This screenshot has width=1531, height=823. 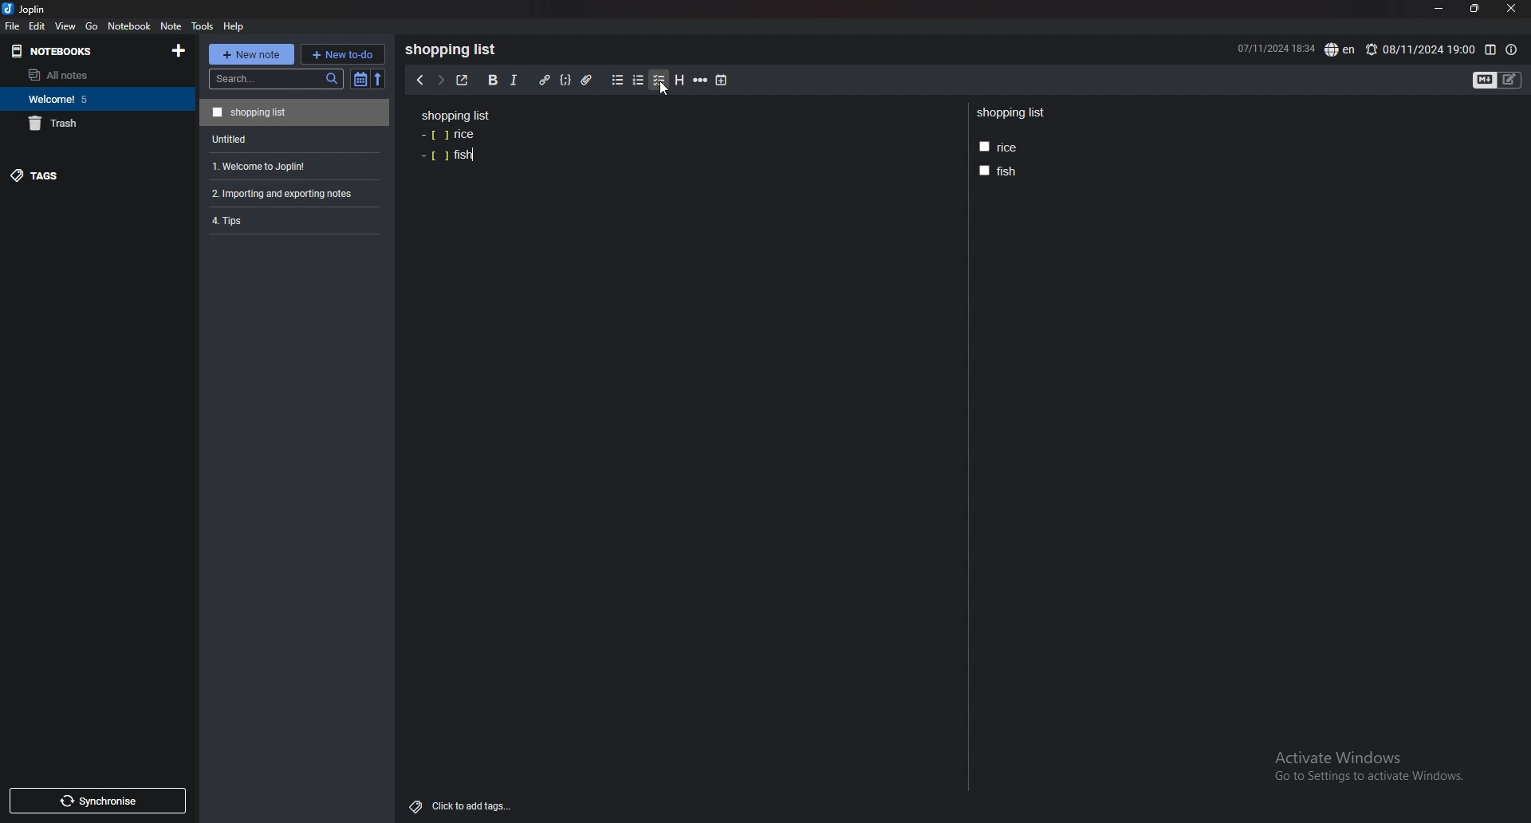 I want to click on trash, so click(x=94, y=123).